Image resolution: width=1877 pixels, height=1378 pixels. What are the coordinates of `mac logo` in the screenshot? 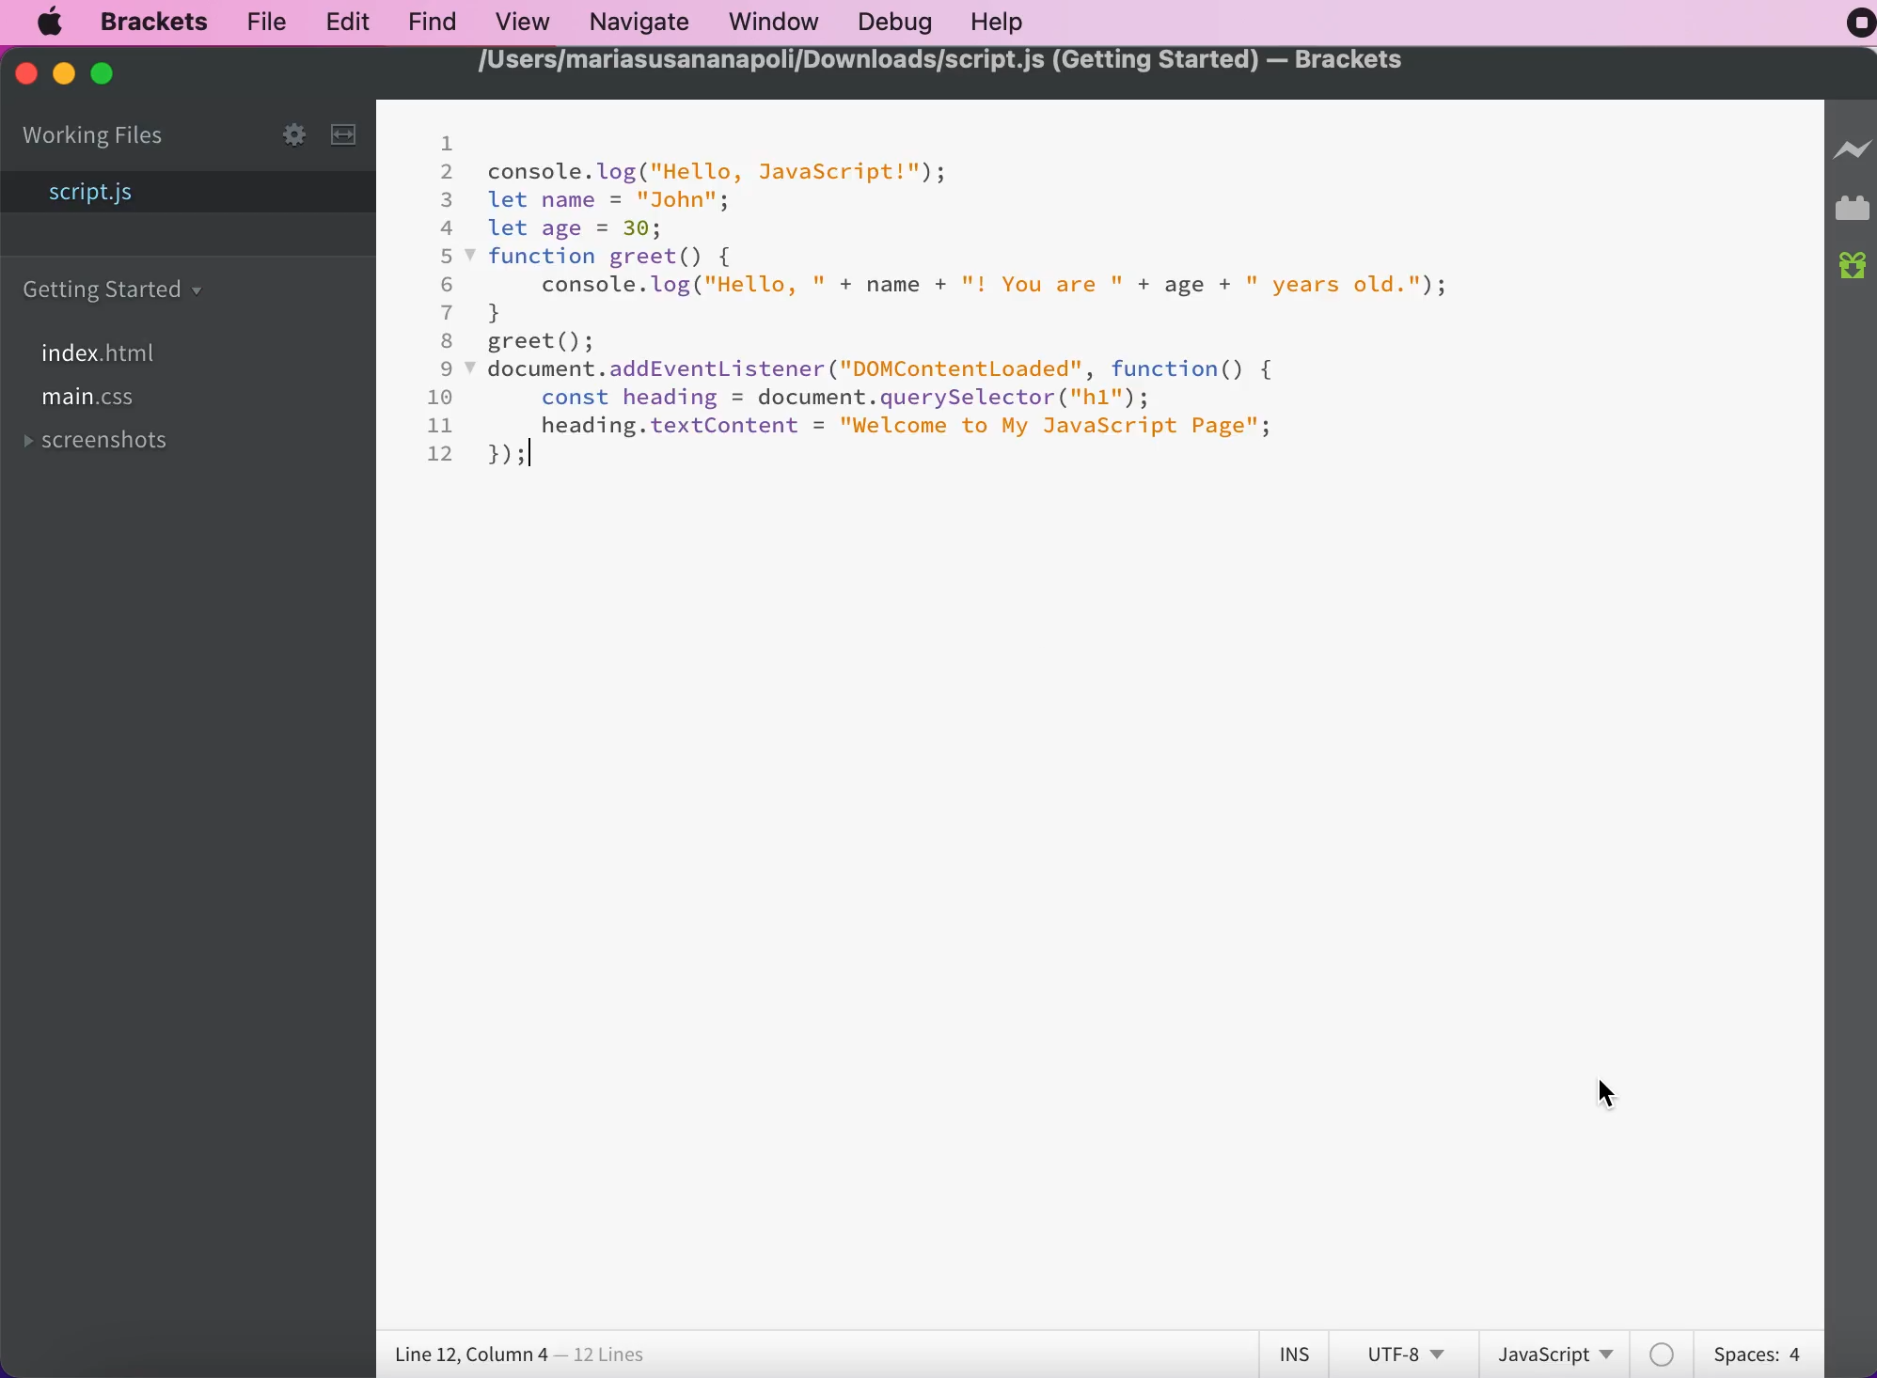 It's located at (54, 23).